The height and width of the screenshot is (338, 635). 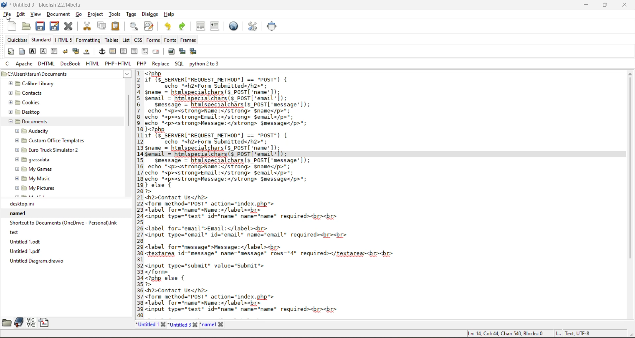 What do you see at coordinates (172, 52) in the screenshot?
I see `insert image` at bounding box center [172, 52].